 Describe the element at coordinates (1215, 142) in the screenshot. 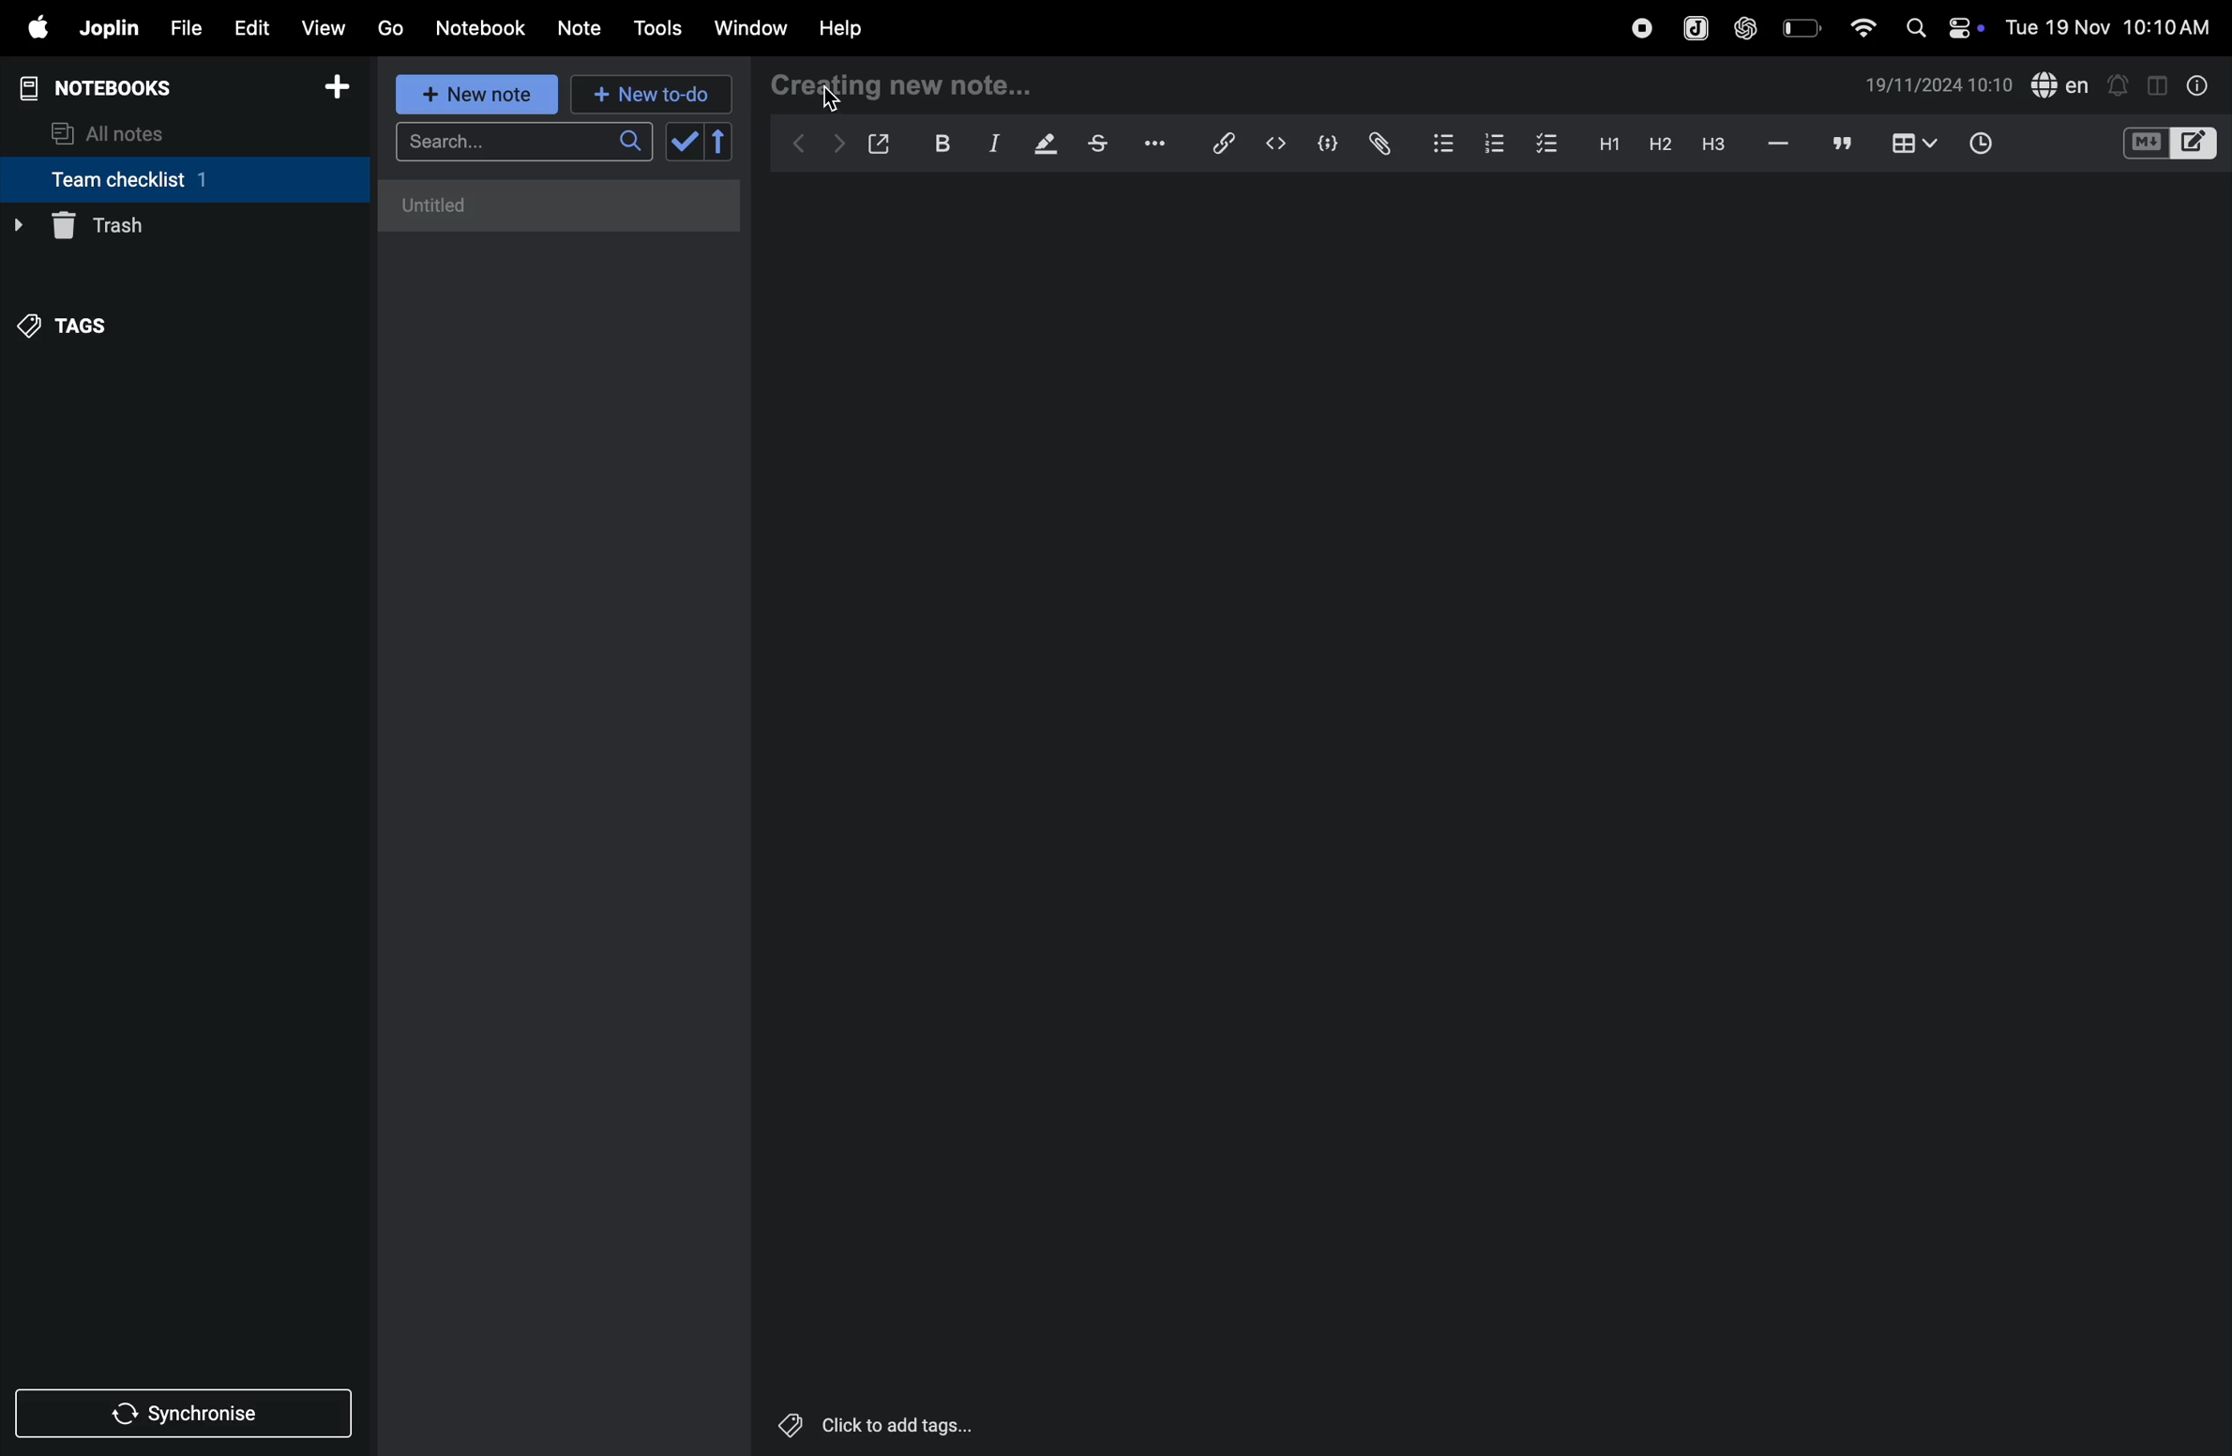

I see `hyperlink` at that location.